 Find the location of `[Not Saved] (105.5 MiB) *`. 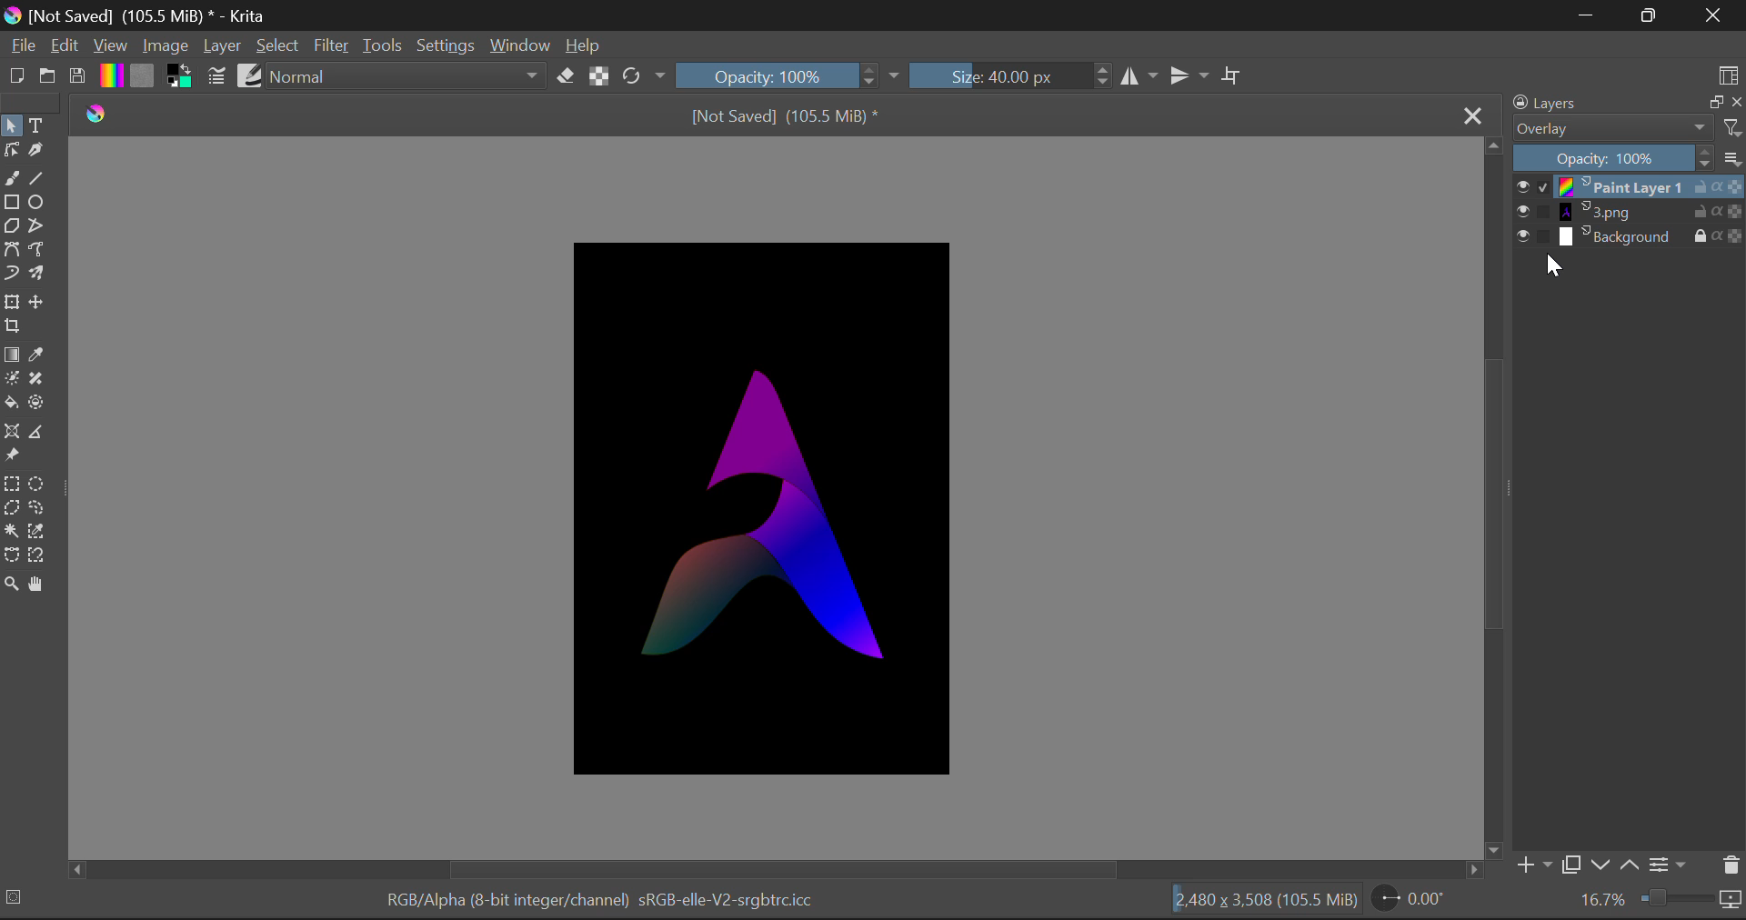

[Not Saved] (105.5 MiB) * is located at coordinates (784, 115).